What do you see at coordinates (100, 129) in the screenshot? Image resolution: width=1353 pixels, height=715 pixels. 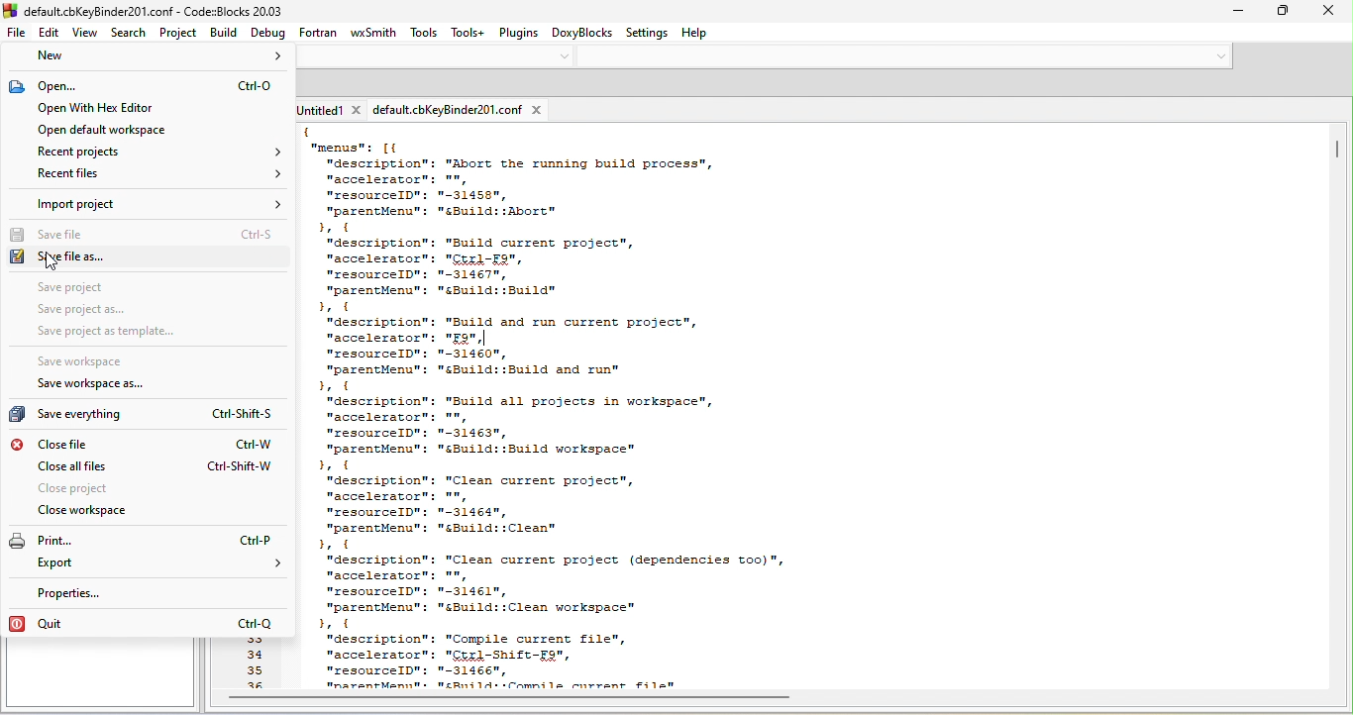 I see `open default workspace` at bounding box center [100, 129].